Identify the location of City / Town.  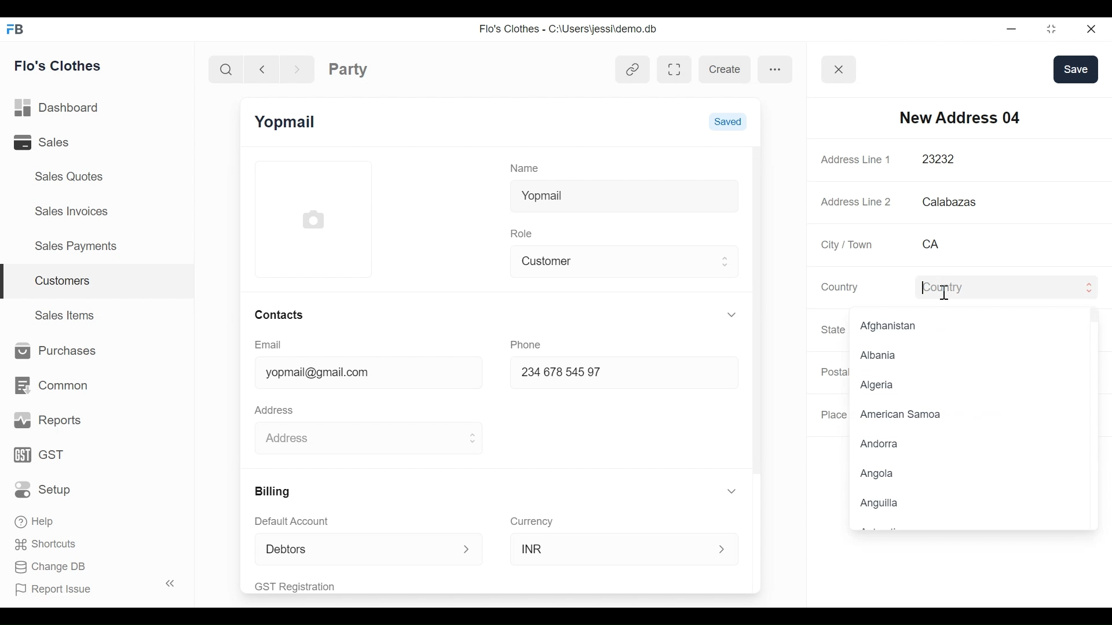
(848, 245).